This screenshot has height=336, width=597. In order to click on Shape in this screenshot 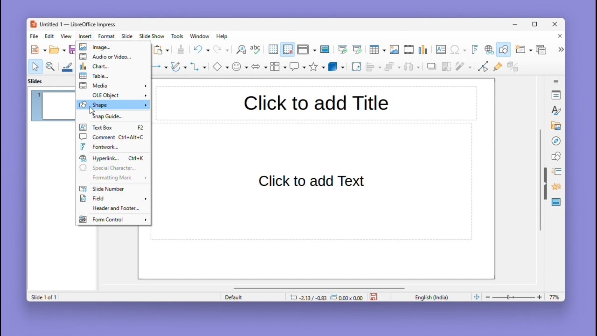, I will do `click(113, 105)`.